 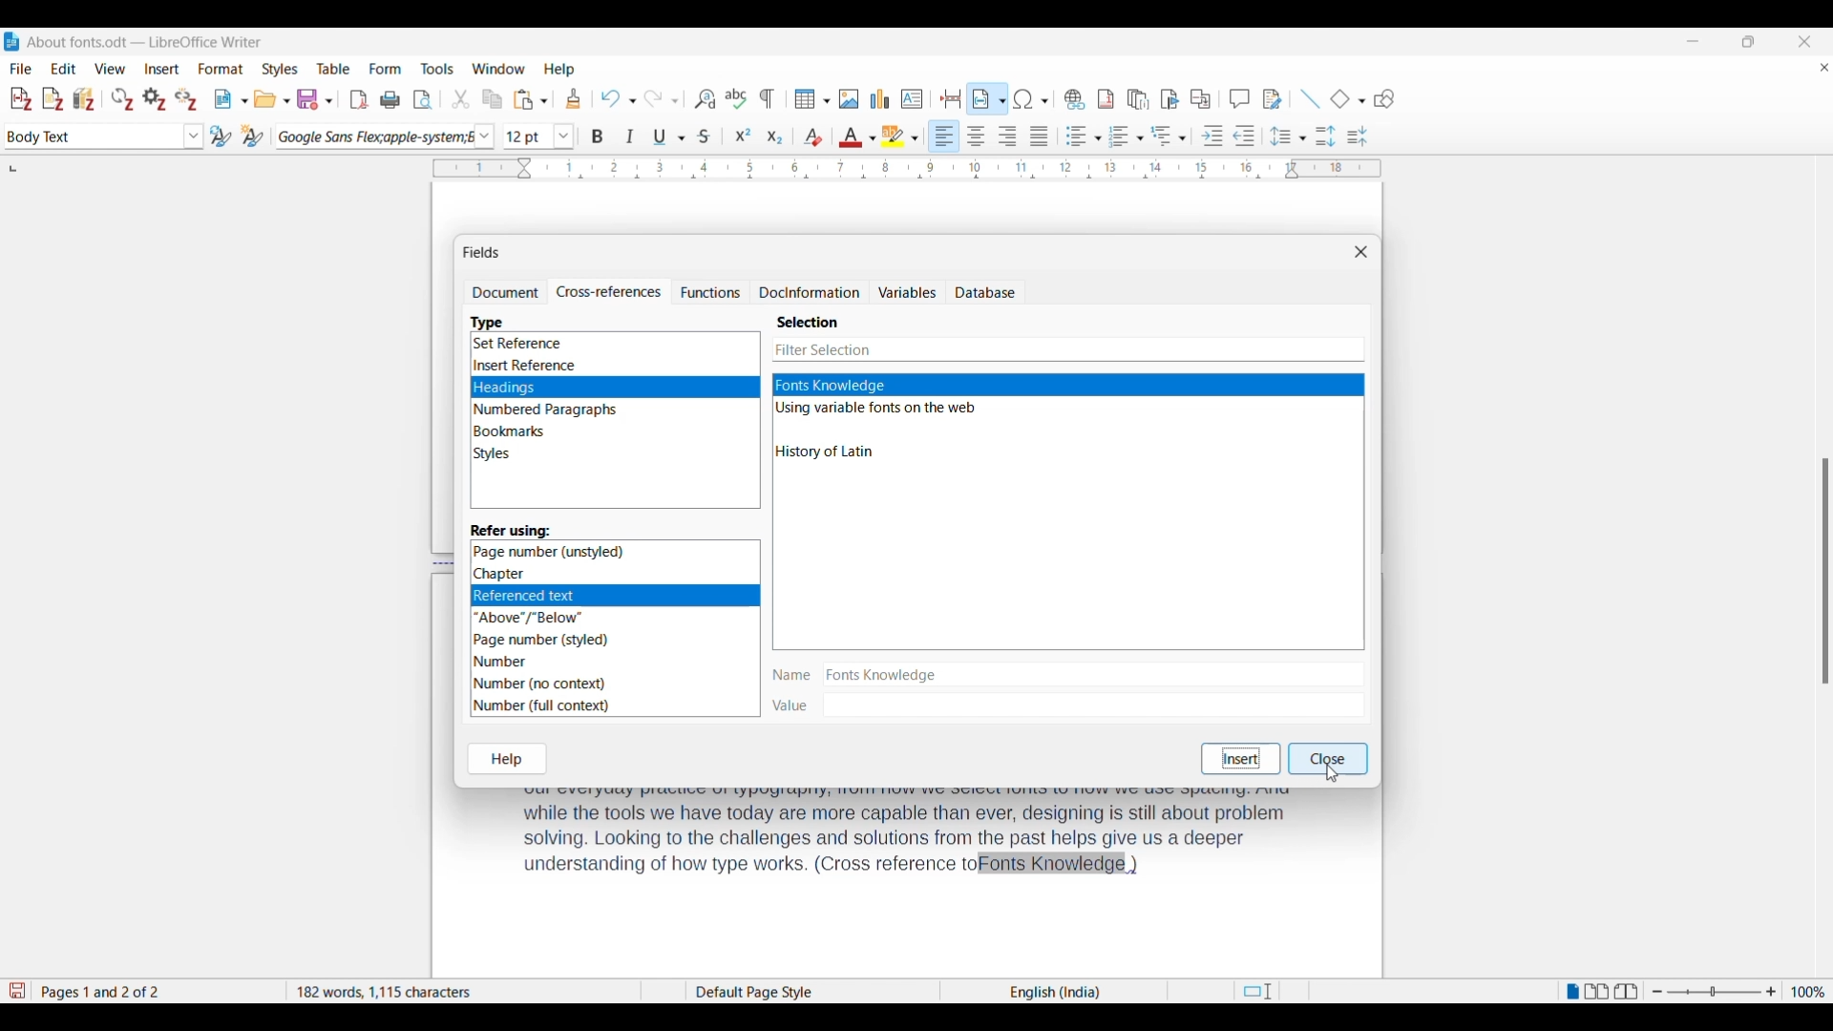 What do you see at coordinates (764, 990) in the screenshot?
I see `Default Page Style` at bounding box center [764, 990].